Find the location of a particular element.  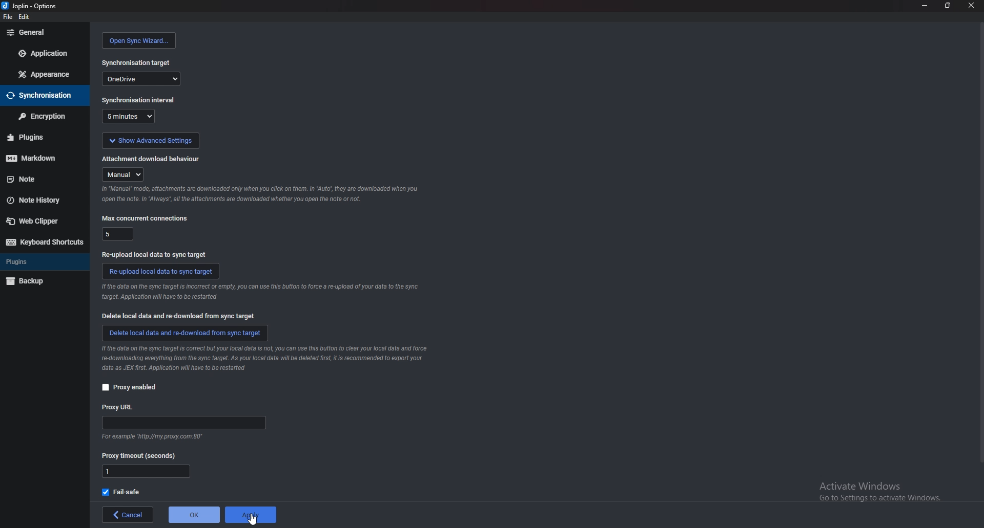

back is located at coordinates (127, 515).